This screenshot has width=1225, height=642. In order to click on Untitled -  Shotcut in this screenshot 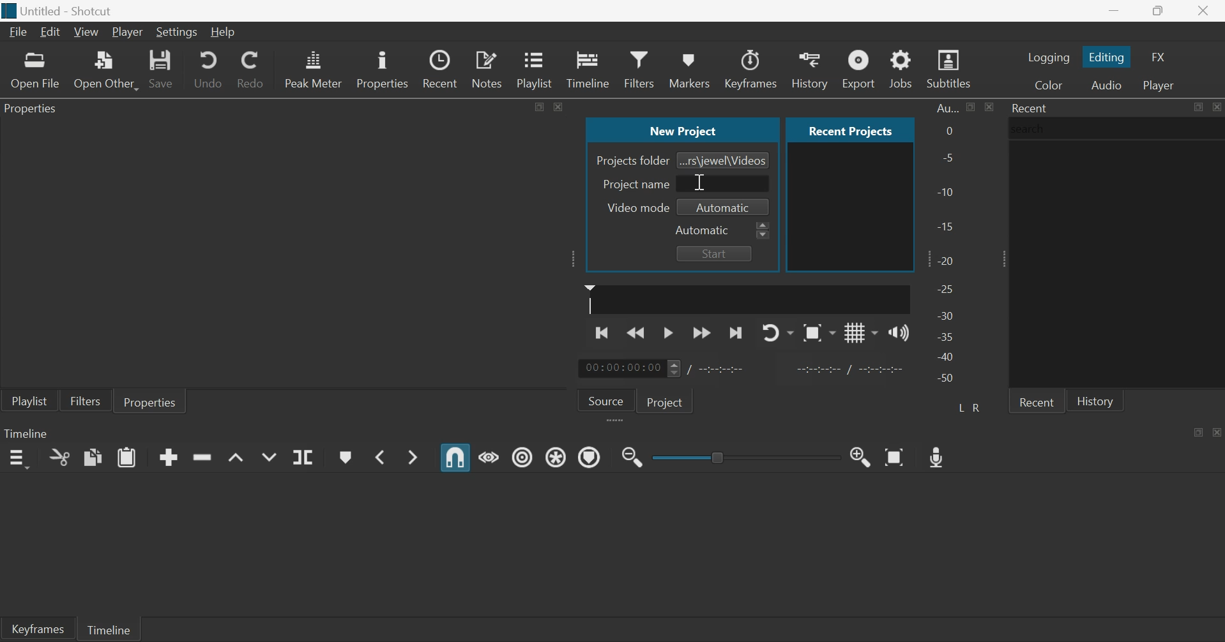, I will do `click(70, 11)`.